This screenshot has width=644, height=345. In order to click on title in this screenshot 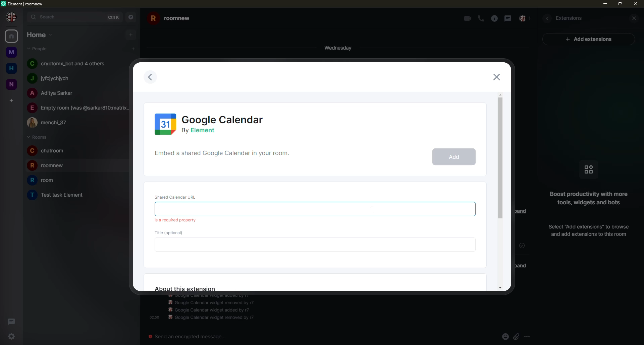, I will do `click(171, 232)`.